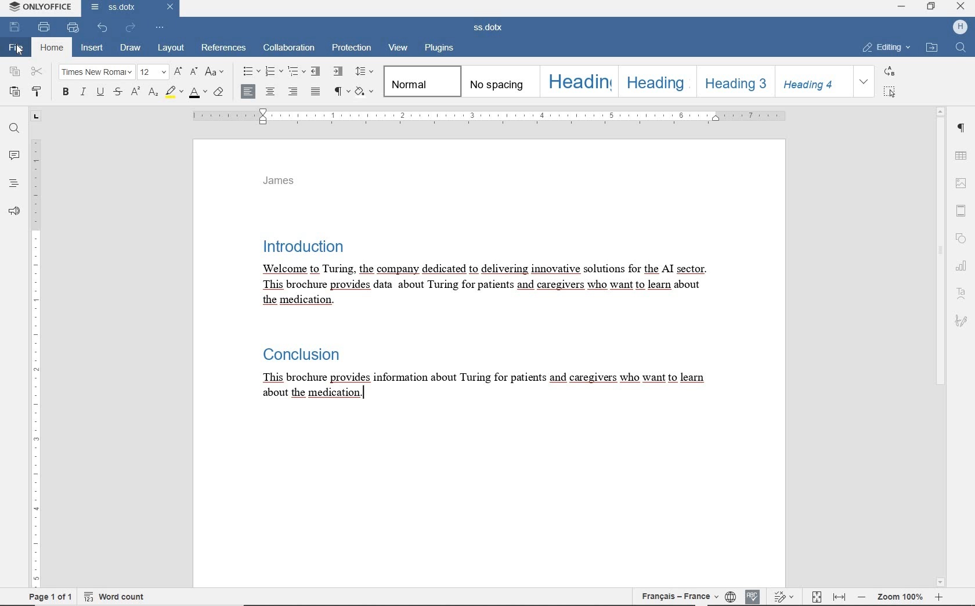  What do you see at coordinates (248, 92) in the screenshot?
I see `ALIGN LEFT` at bounding box center [248, 92].